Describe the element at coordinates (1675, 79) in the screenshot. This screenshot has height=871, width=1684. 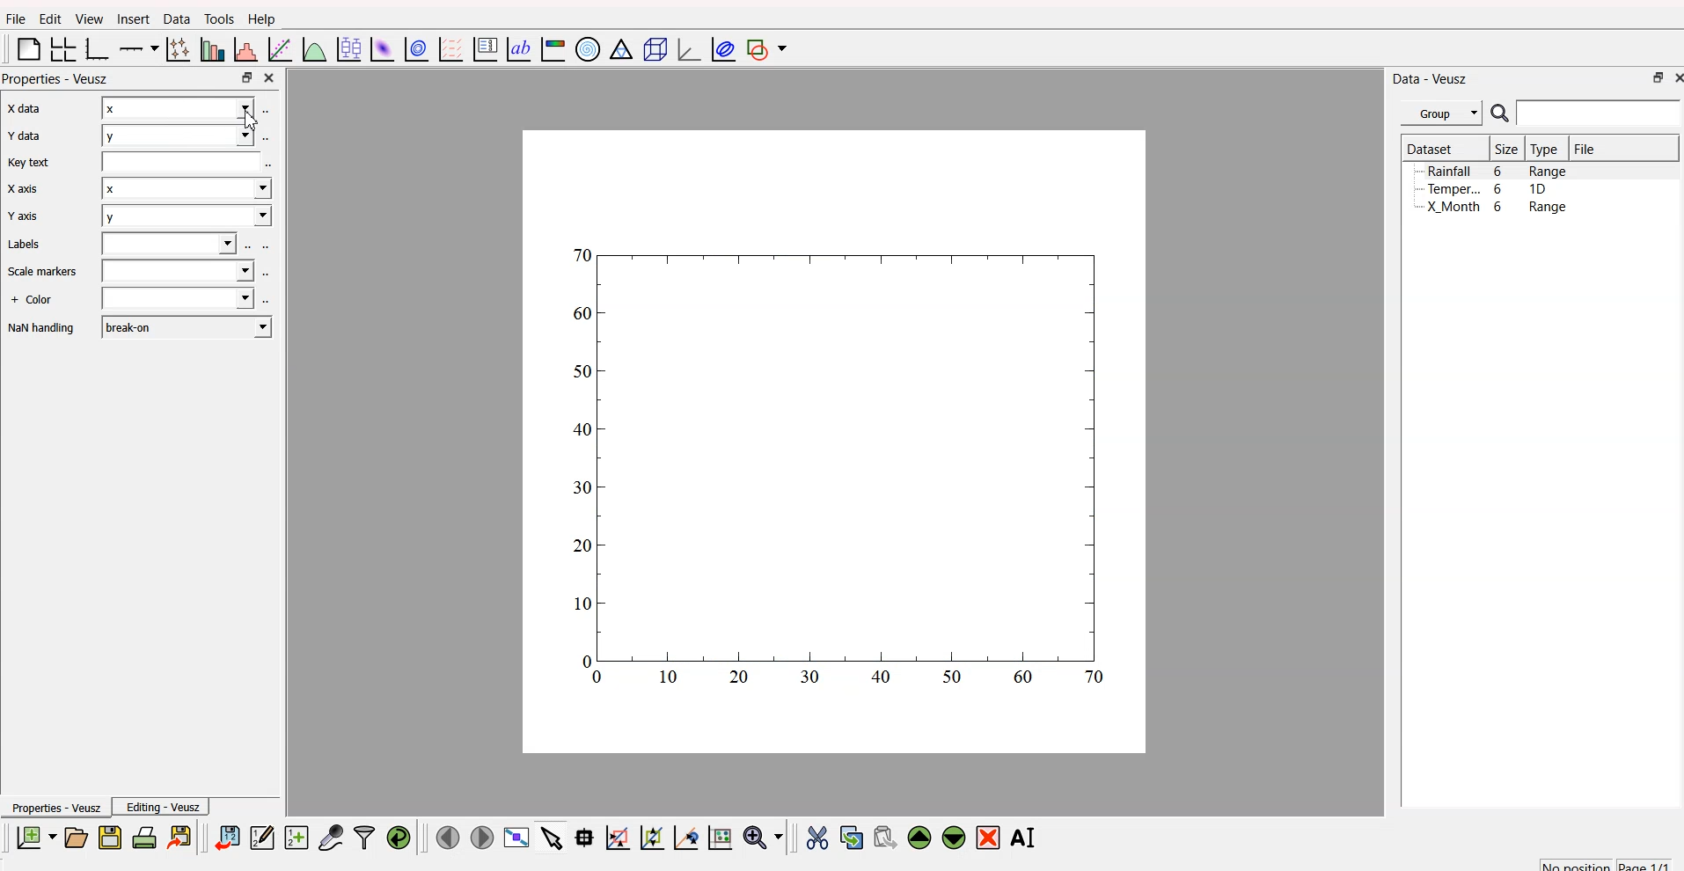
I see `close` at that location.